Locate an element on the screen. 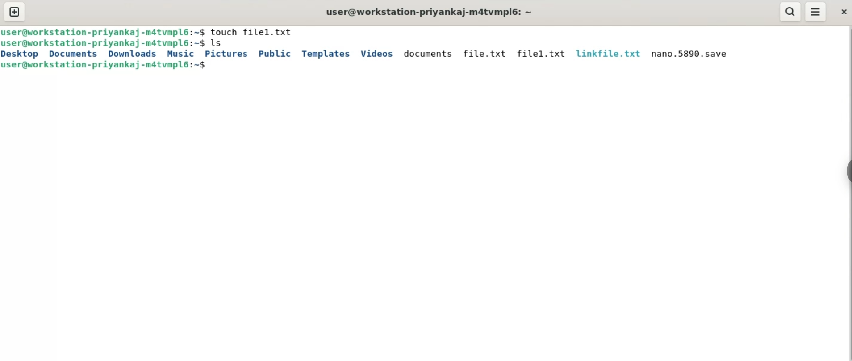 Image resolution: width=852 pixels, height=361 pixels. pictures is located at coordinates (226, 55).